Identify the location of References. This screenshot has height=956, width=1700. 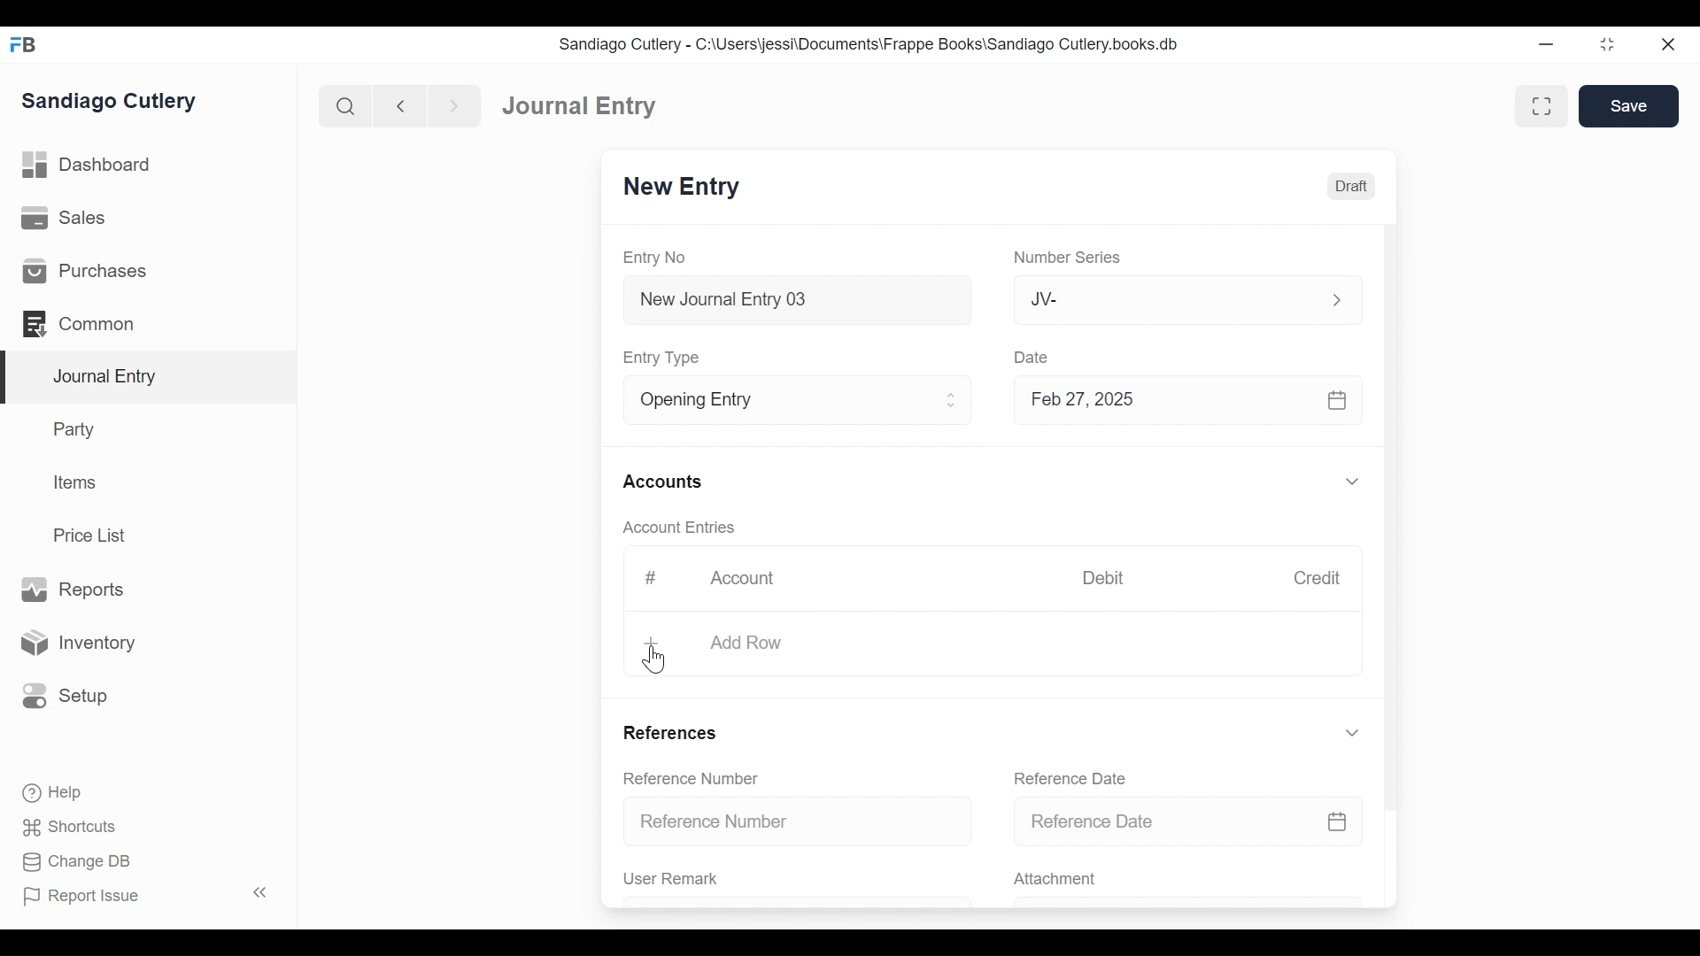
(673, 734).